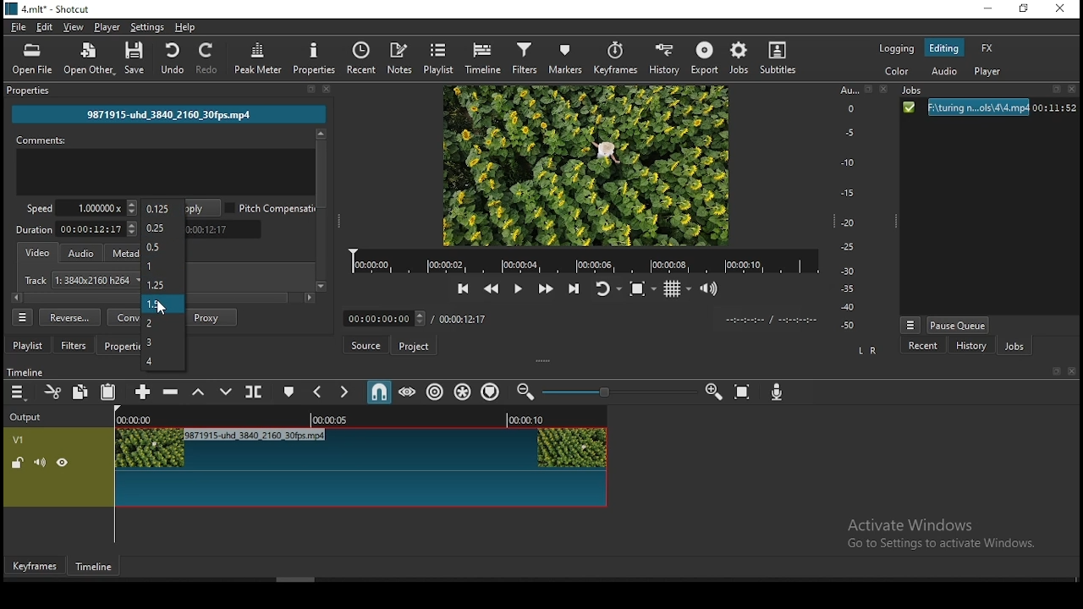  Describe the element at coordinates (367, 344) in the screenshot. I see `source` at that location.